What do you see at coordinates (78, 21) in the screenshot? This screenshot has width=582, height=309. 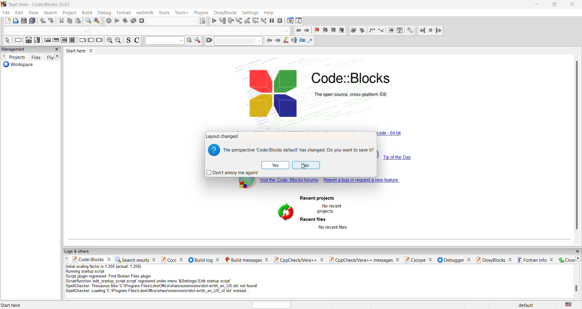 I see `paste` at bounding box center [78, 21].